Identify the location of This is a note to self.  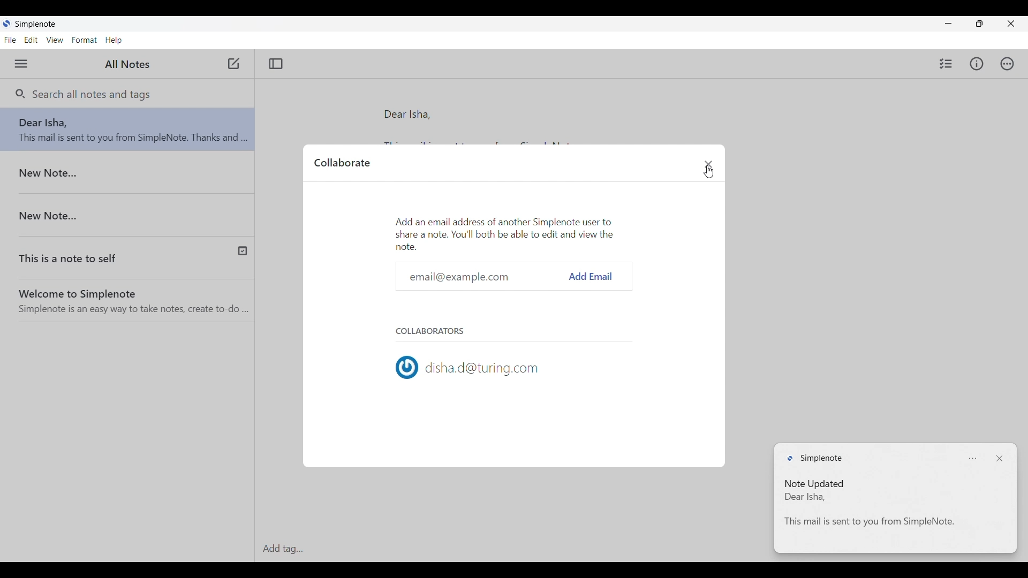
(110, 254).